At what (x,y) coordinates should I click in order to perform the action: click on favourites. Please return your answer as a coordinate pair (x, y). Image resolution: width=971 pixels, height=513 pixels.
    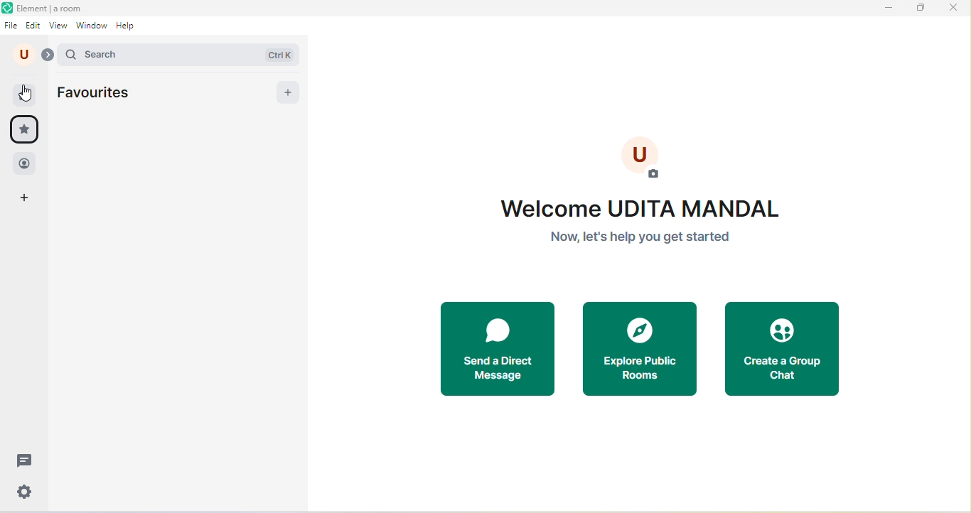
    Looking at the image, I should click on (108, 93).